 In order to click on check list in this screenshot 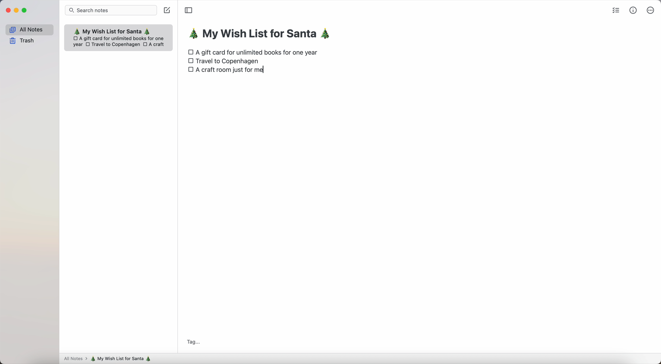, I will do `click(616, 11)`.